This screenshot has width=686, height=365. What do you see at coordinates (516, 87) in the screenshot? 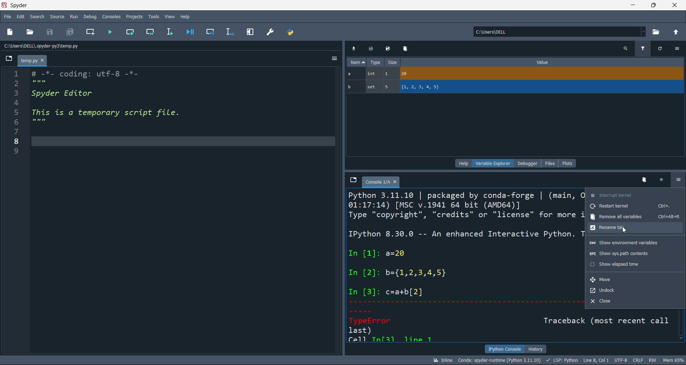
I see `b, set, 5, {1,2,3,4,5}` at bounding box center [516, 87].